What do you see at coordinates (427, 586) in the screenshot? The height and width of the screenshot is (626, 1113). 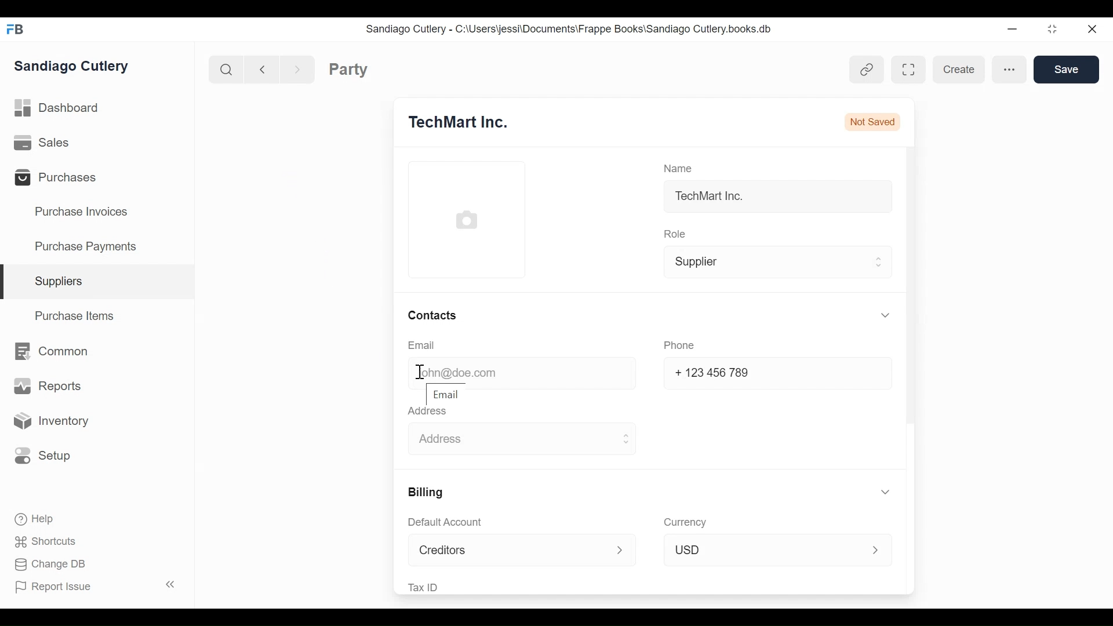 I see `Tax ID` at bounding box center [427, 586].